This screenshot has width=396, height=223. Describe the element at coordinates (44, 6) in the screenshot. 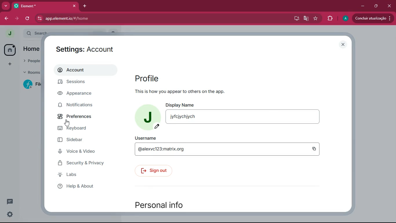

I see `tab` at that location.